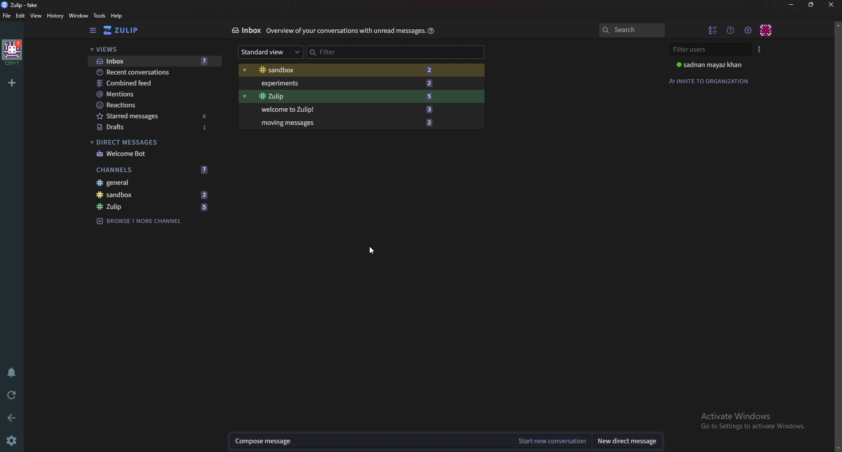 Image resolution: width=842 pixels, height=452 pixels. I want to click on Add organization, so click(12, 82).